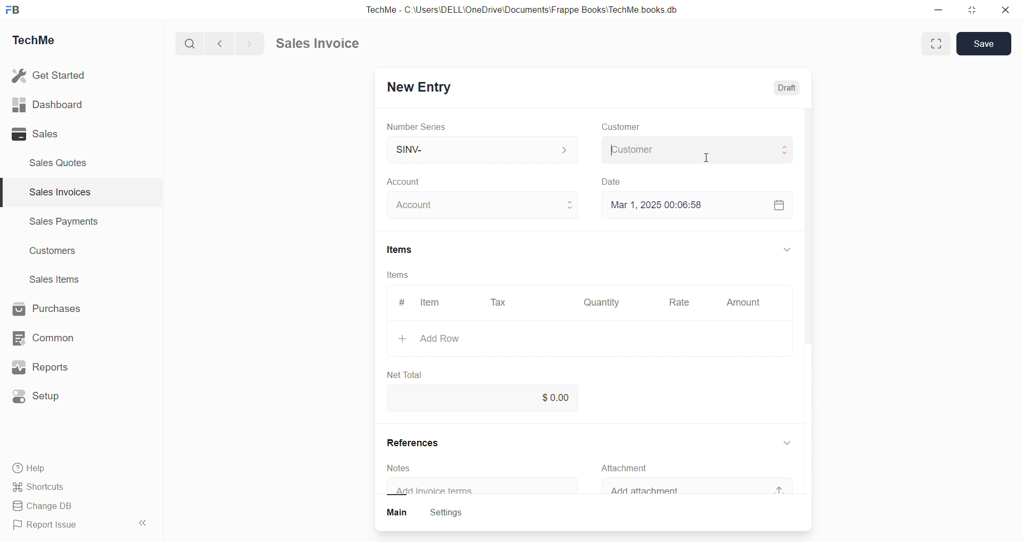  Describe the element at coordinates (500, 303) in the screenshot. I see `Tax` at that location.